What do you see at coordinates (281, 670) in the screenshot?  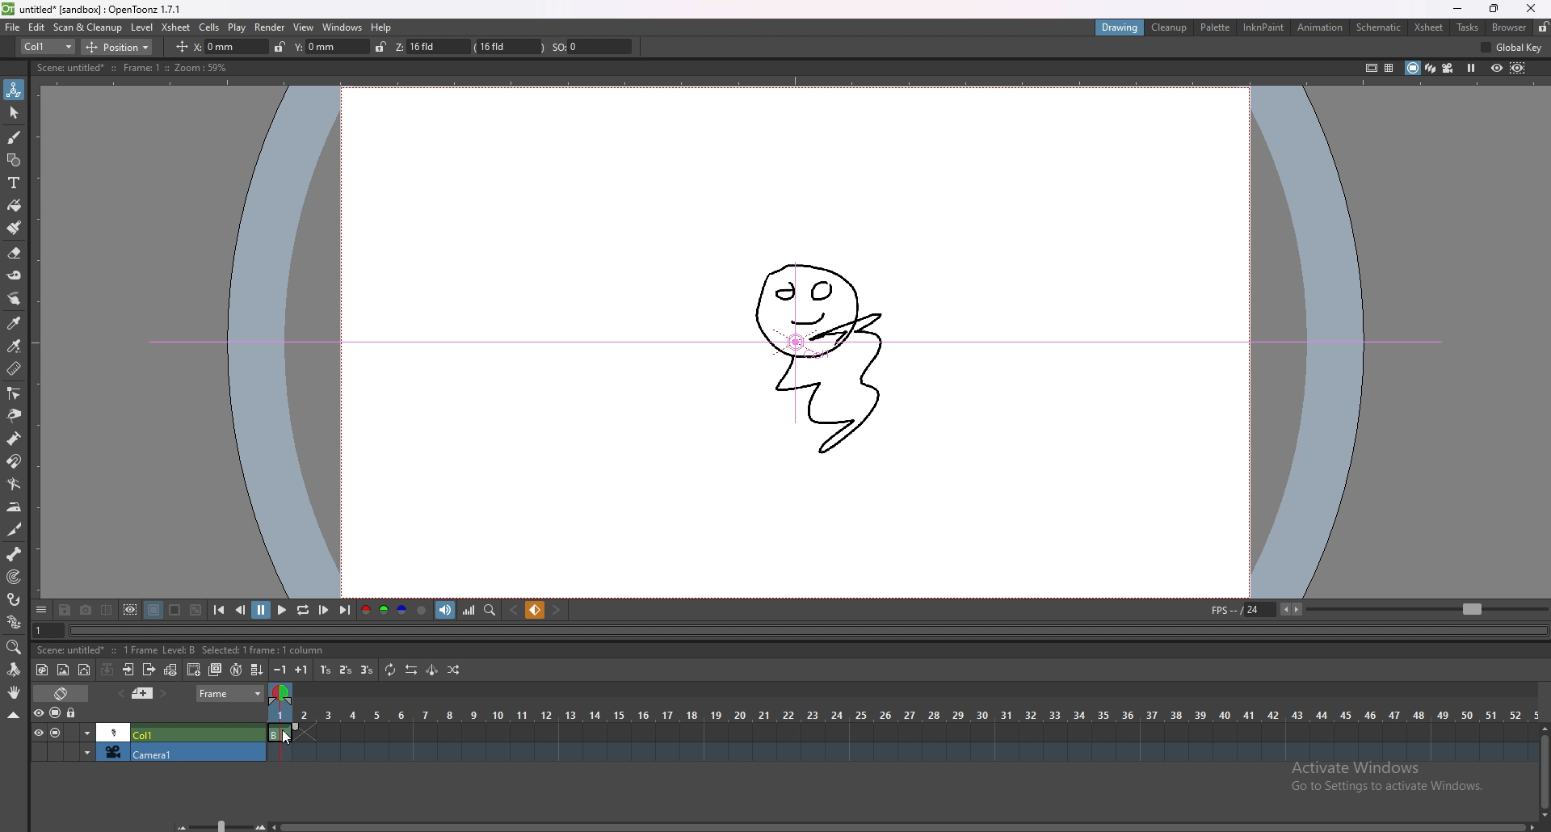 I see `decrease step` at bounding box center [281, 670].